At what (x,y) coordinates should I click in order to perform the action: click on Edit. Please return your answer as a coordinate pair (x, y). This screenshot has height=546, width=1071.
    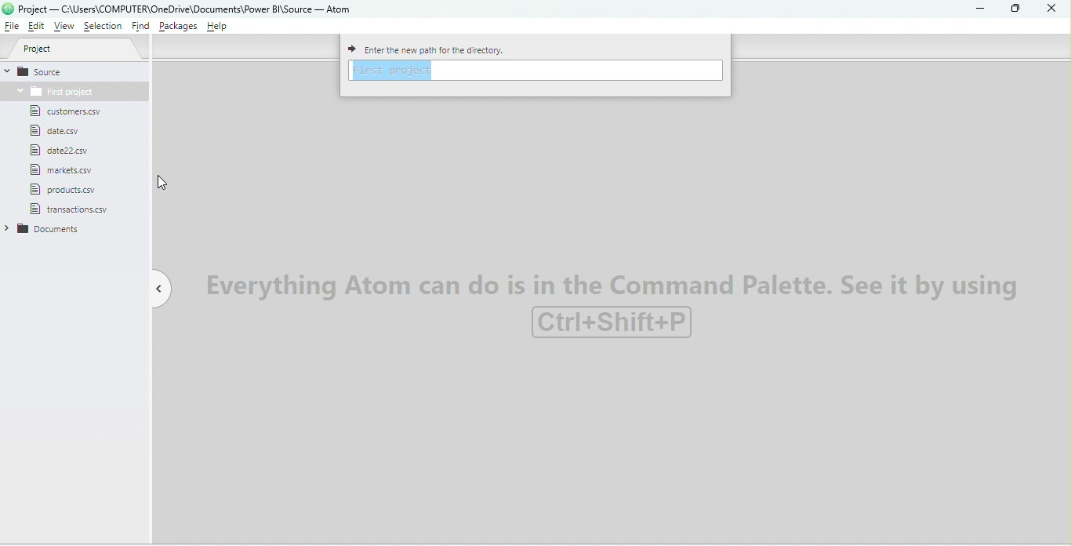
    Looking at the image, I should click on (38, 27).